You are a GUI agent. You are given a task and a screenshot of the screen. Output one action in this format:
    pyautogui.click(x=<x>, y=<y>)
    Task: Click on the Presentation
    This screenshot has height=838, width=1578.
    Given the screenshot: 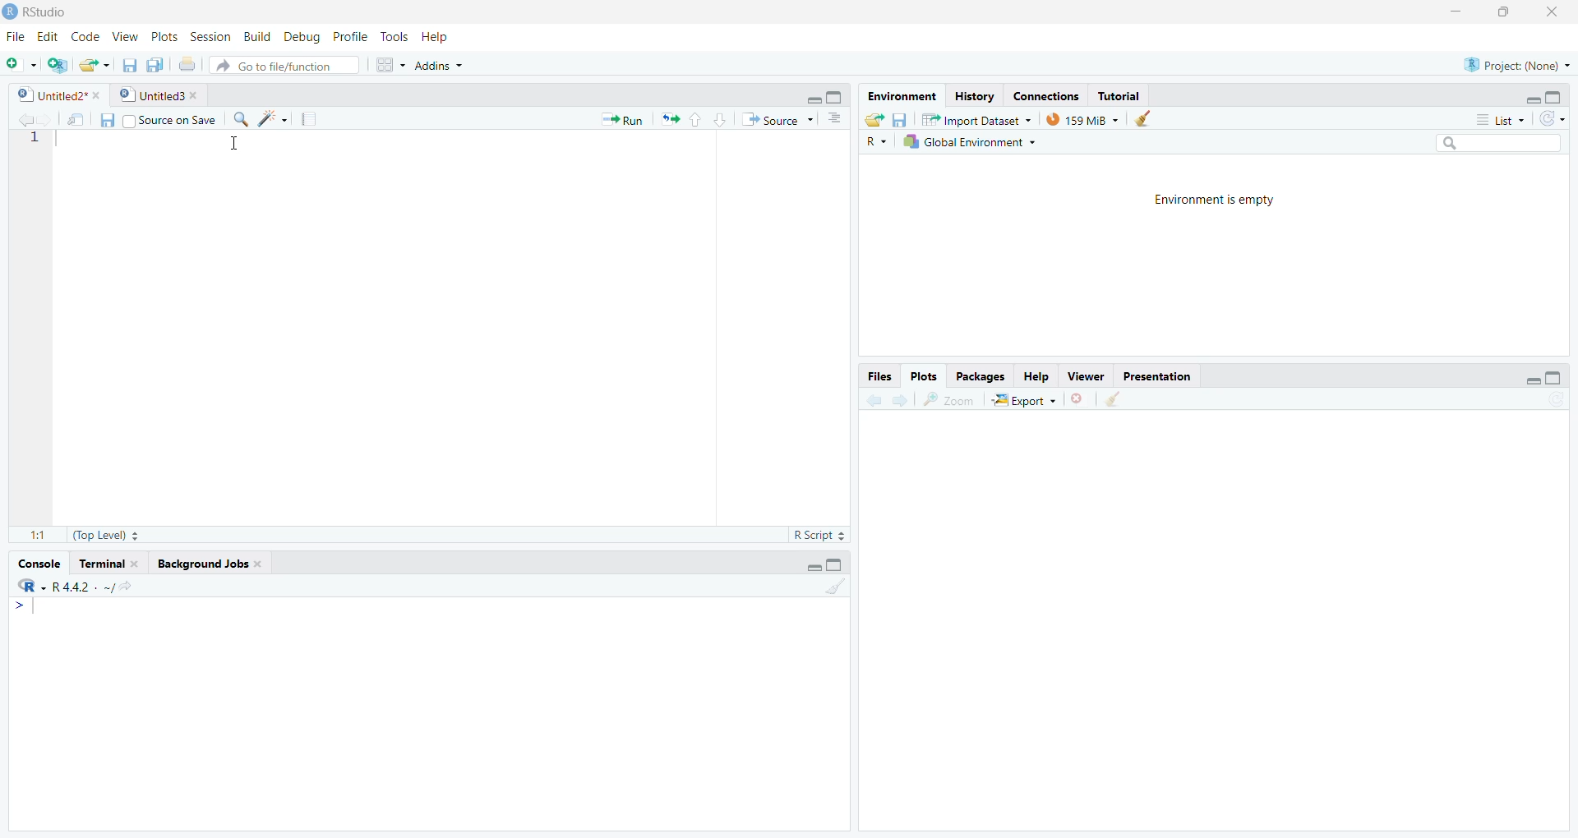 What is the action you would take?
    pyautogui.click(x=1156, y=377)
    